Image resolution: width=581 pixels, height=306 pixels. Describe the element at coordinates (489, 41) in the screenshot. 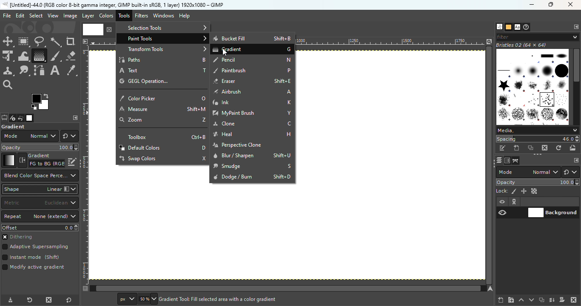

I see `Zoom image when window size changes` at that location.